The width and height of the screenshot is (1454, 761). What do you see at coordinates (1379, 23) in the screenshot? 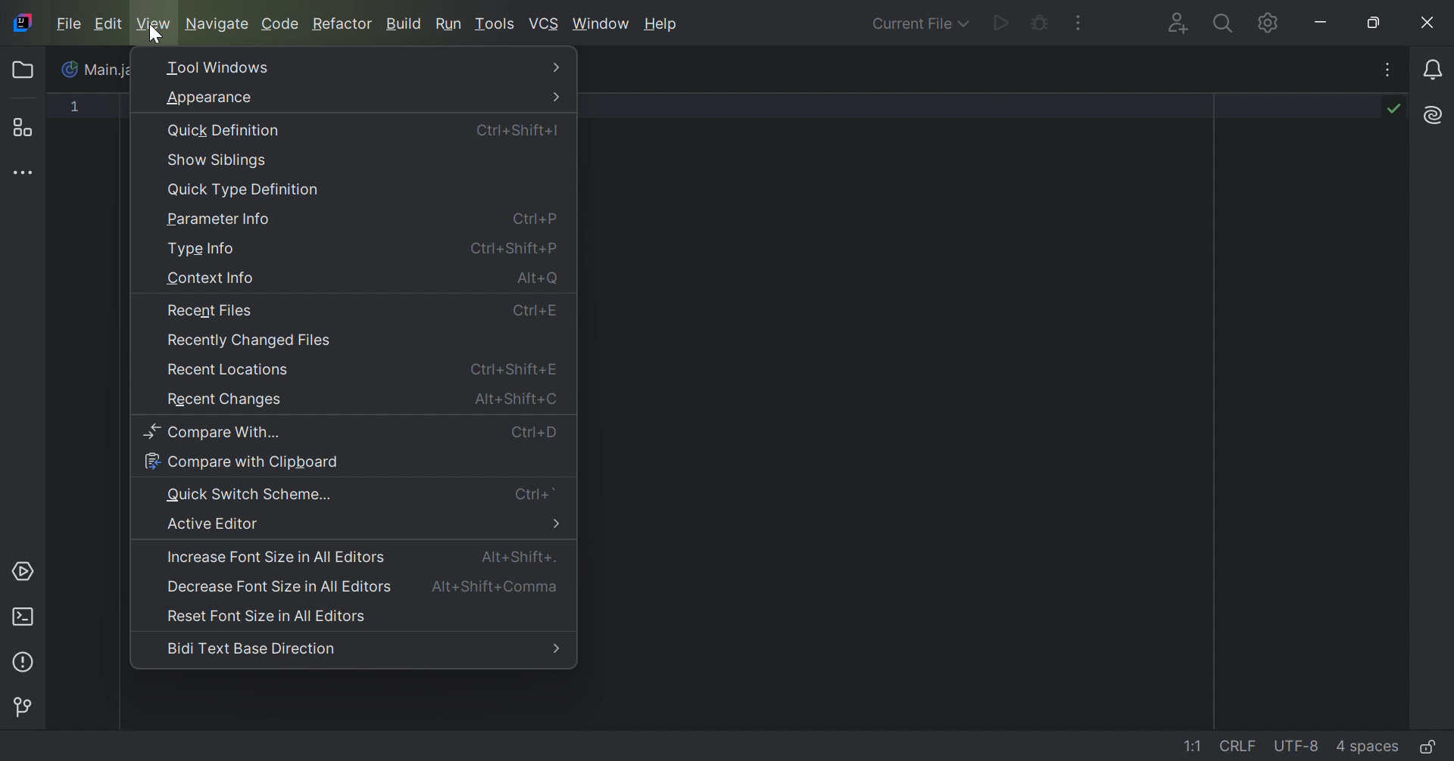
I see `Restore down` at bounding box center [1379, 23].